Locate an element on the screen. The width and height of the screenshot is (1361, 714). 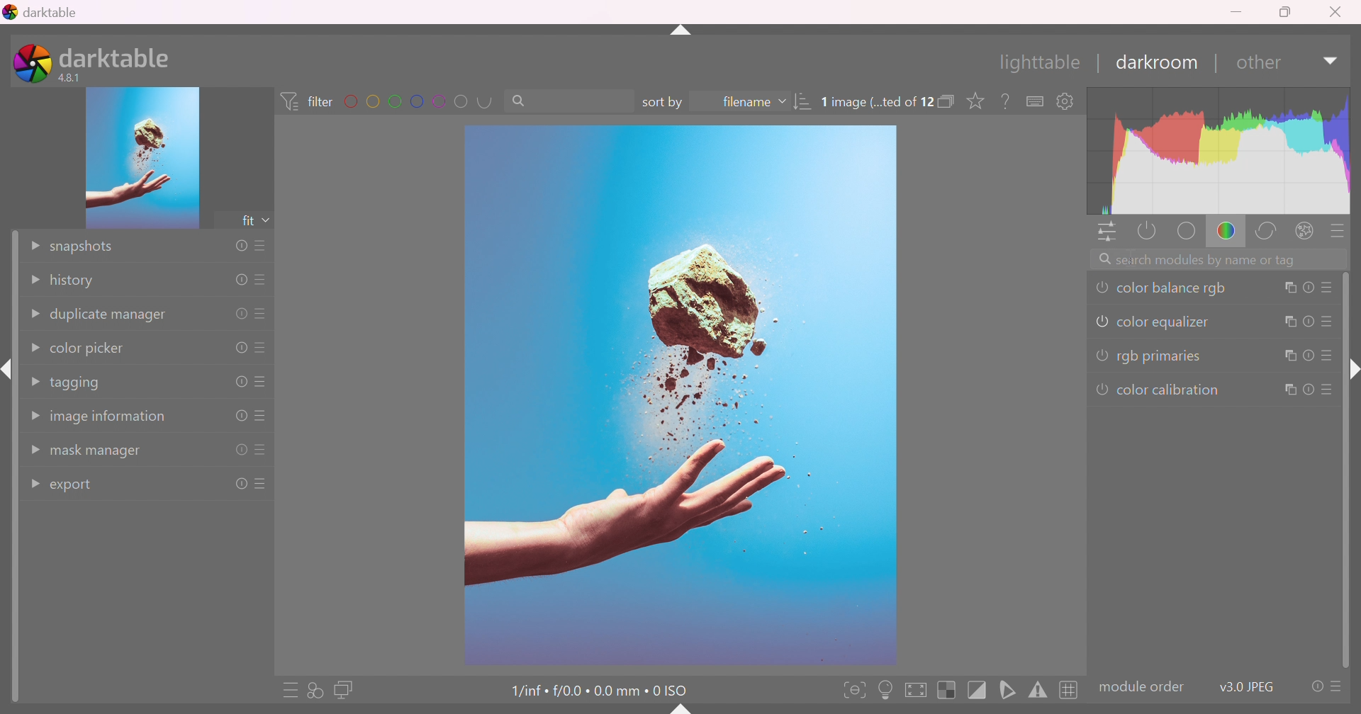
history is located at coordinates (74, 280).